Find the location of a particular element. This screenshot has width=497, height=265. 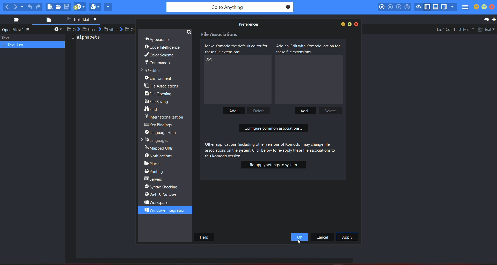

show/hide right pane is located at coordinates (444, 8).